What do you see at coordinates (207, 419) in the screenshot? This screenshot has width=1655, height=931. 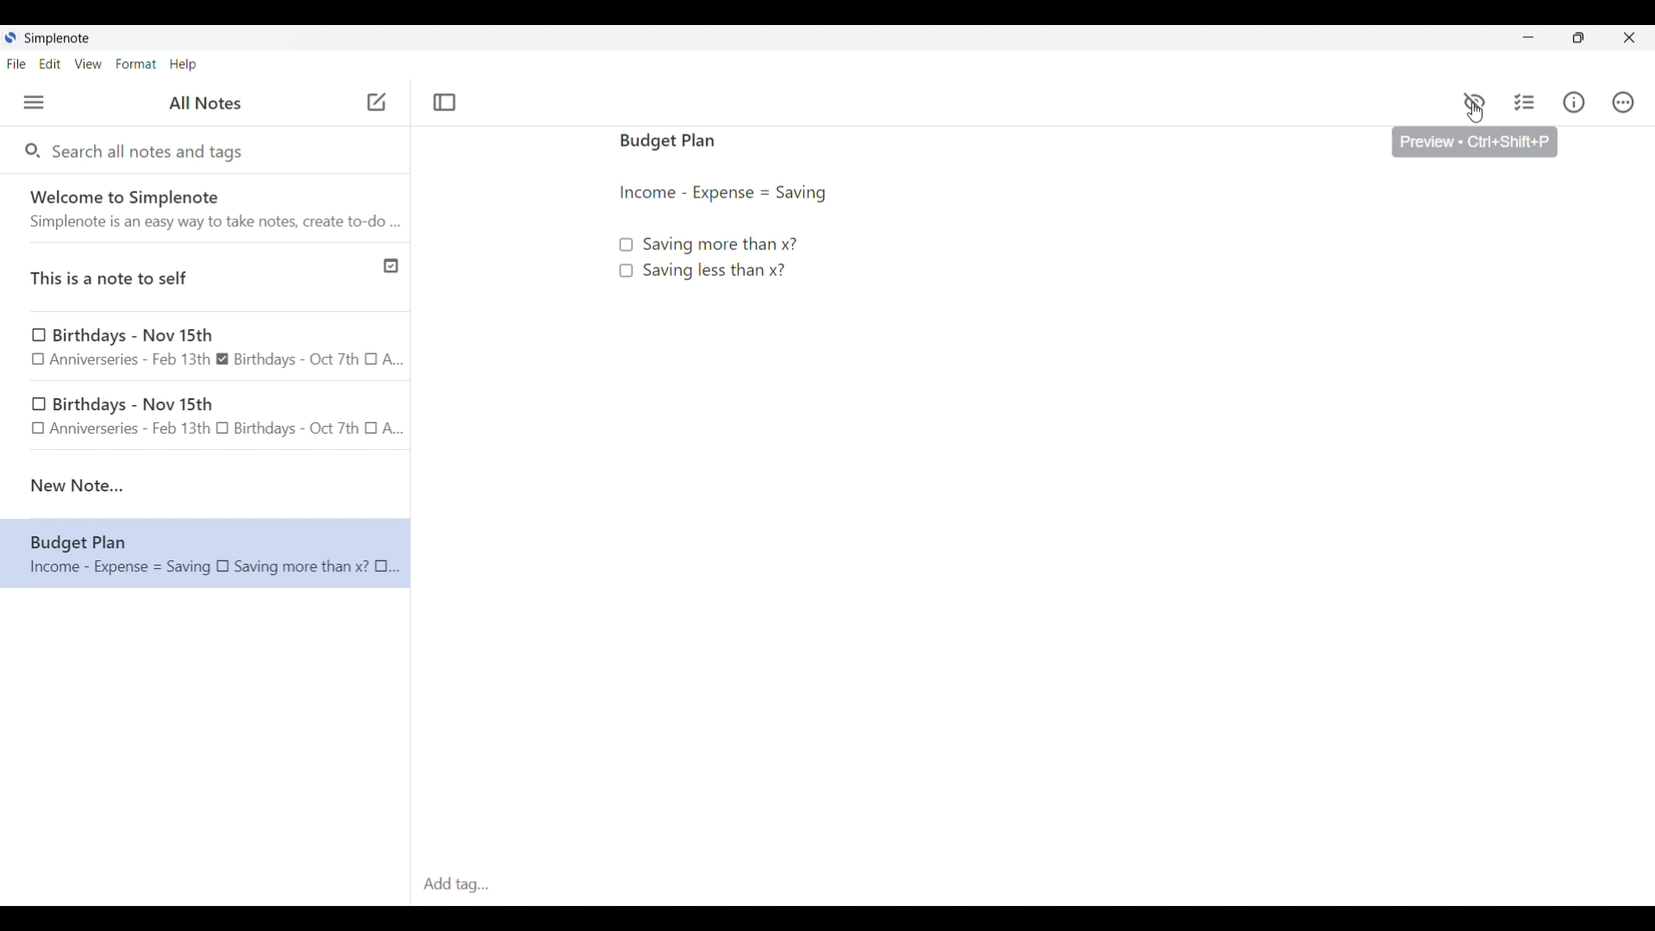 I see `birthday note` at bounding box center [207, 419].